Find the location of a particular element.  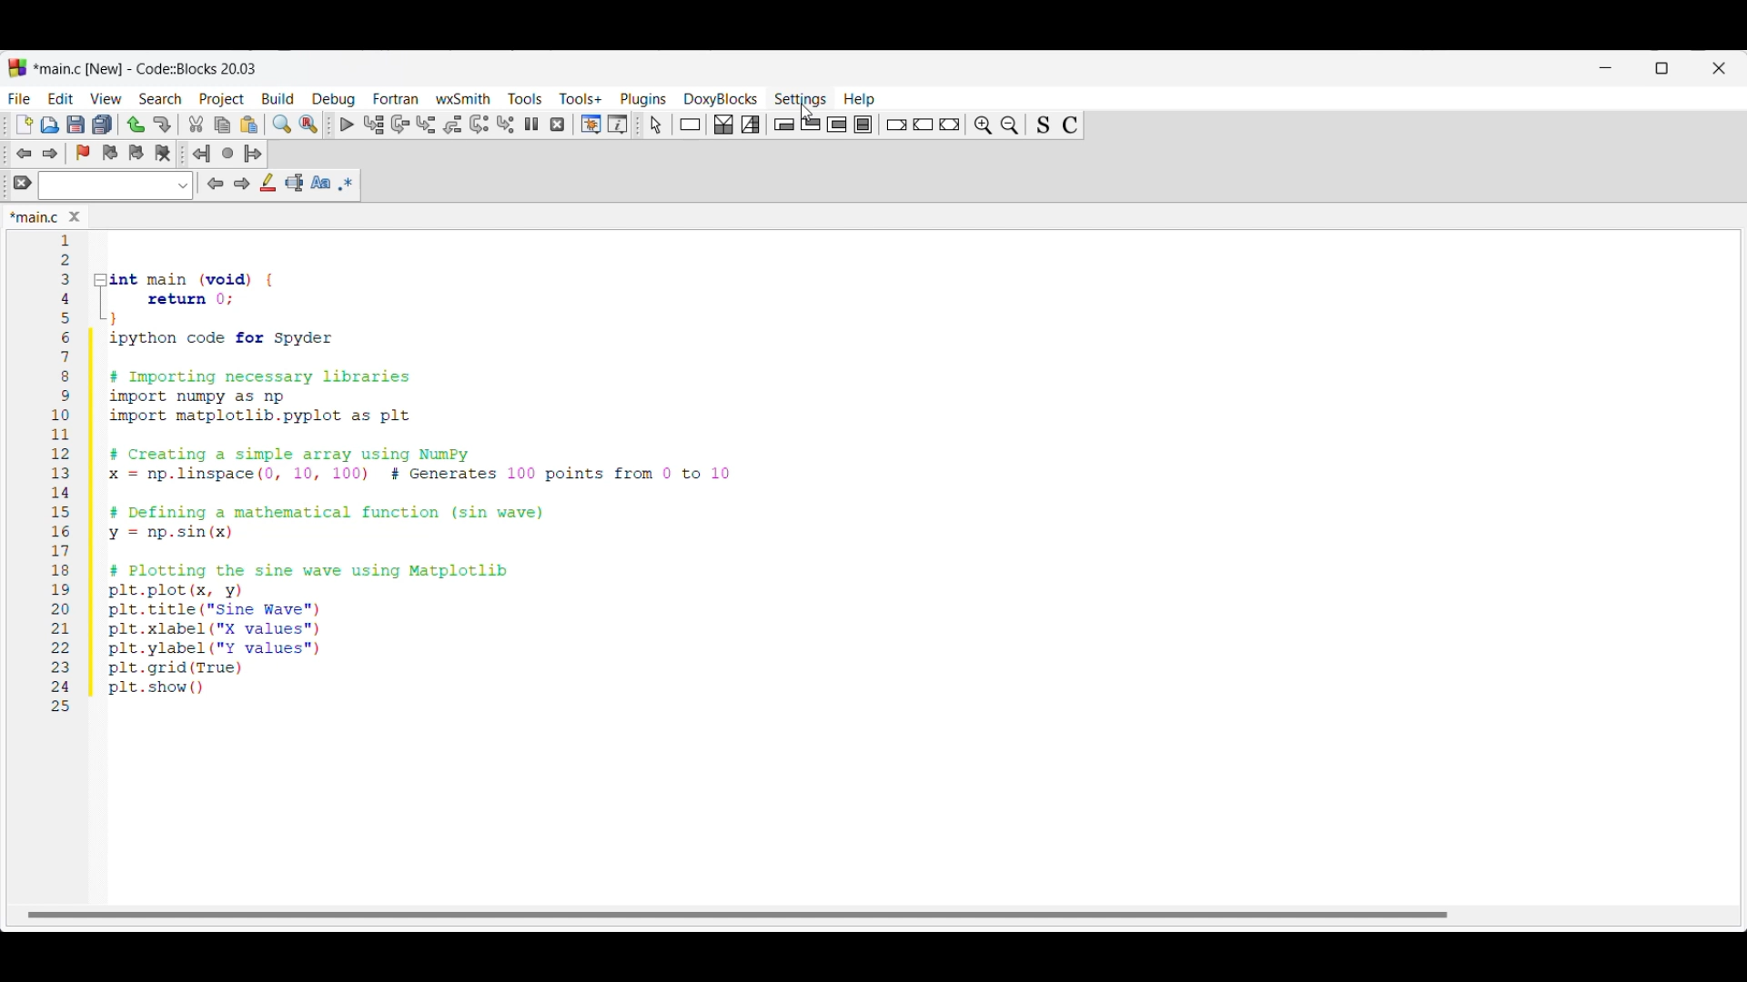

Counting loop is located at coordinates (836, 125).